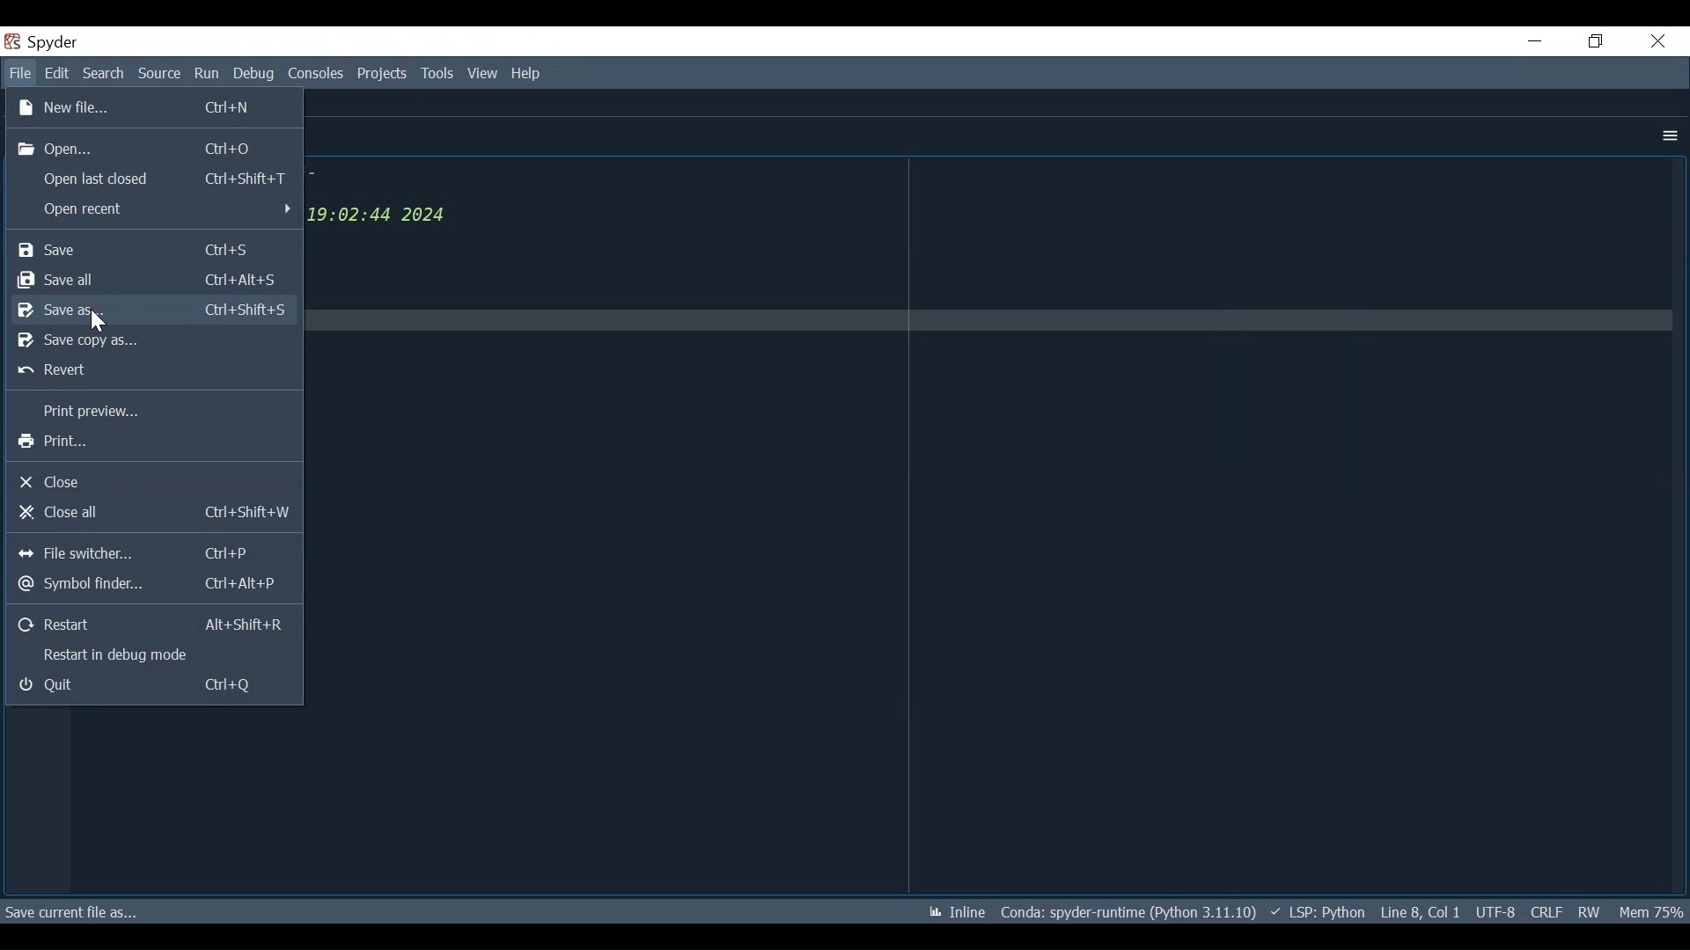  What do you see at coordinates (483, 74) in the screenshot?
I see `View` at bounding box center [483, 74].